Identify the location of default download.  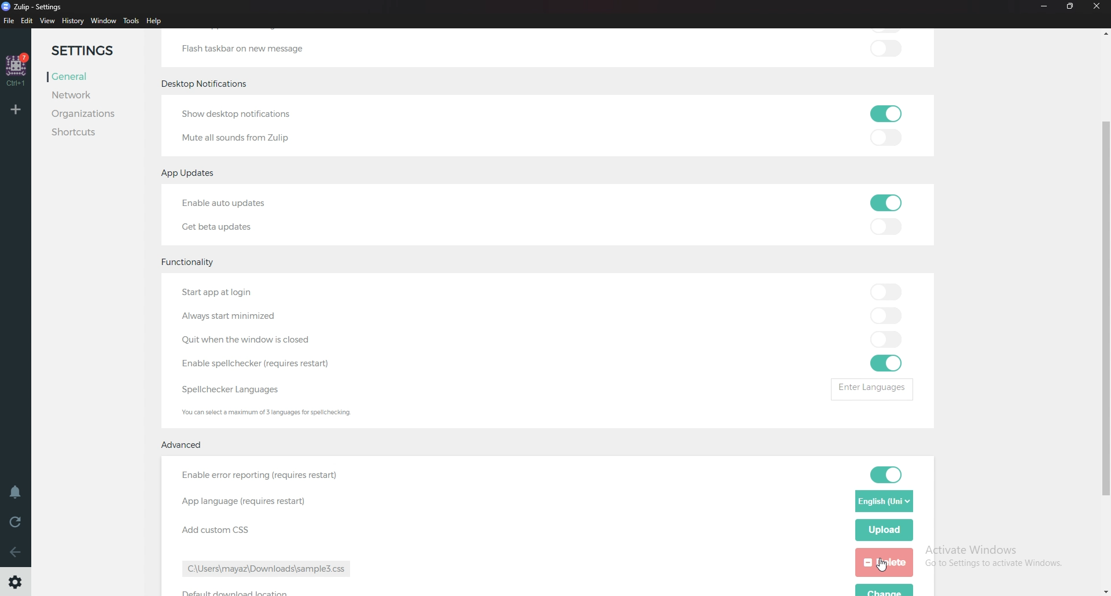
(236, 590).